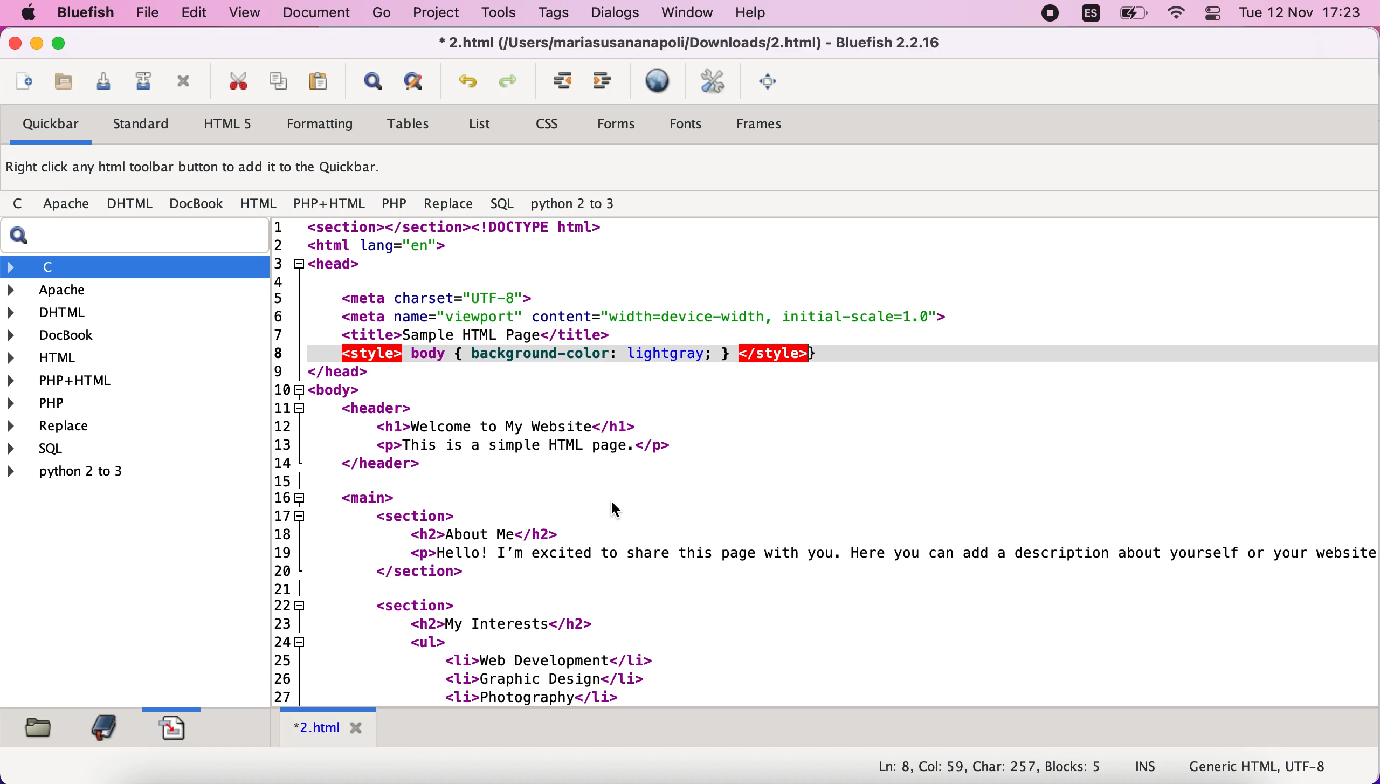  What do you see at coordinates (330, 727) in the screenshot?
I see `*2.html` at bounding box center [330, 727].